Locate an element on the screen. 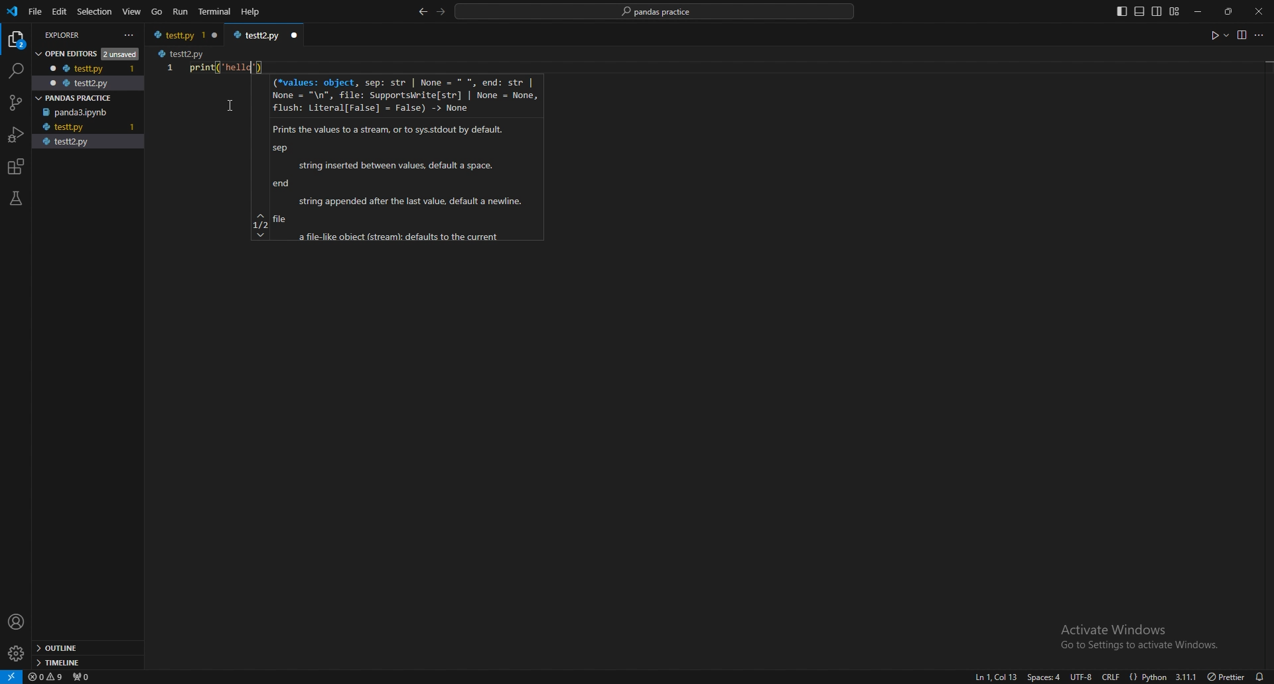  panda3.ipynb is located at coordinates (82, 113).